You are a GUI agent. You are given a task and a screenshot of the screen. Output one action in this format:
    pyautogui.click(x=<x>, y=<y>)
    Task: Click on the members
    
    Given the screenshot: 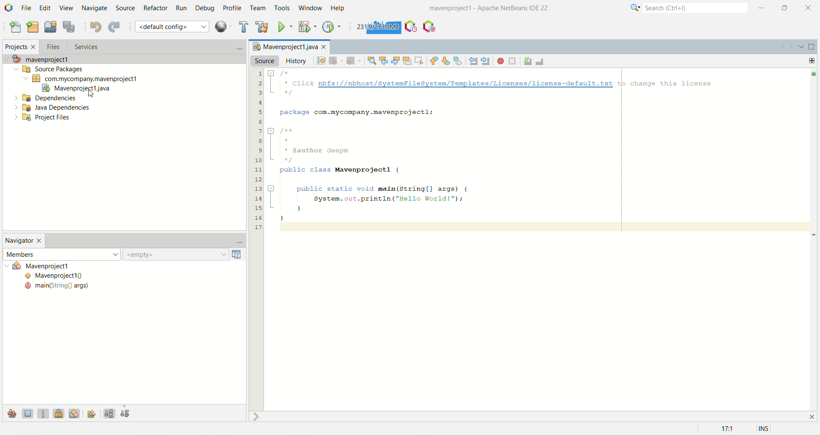 What is the action you would take?
    pyautogui.click(x=61, y=253)
    